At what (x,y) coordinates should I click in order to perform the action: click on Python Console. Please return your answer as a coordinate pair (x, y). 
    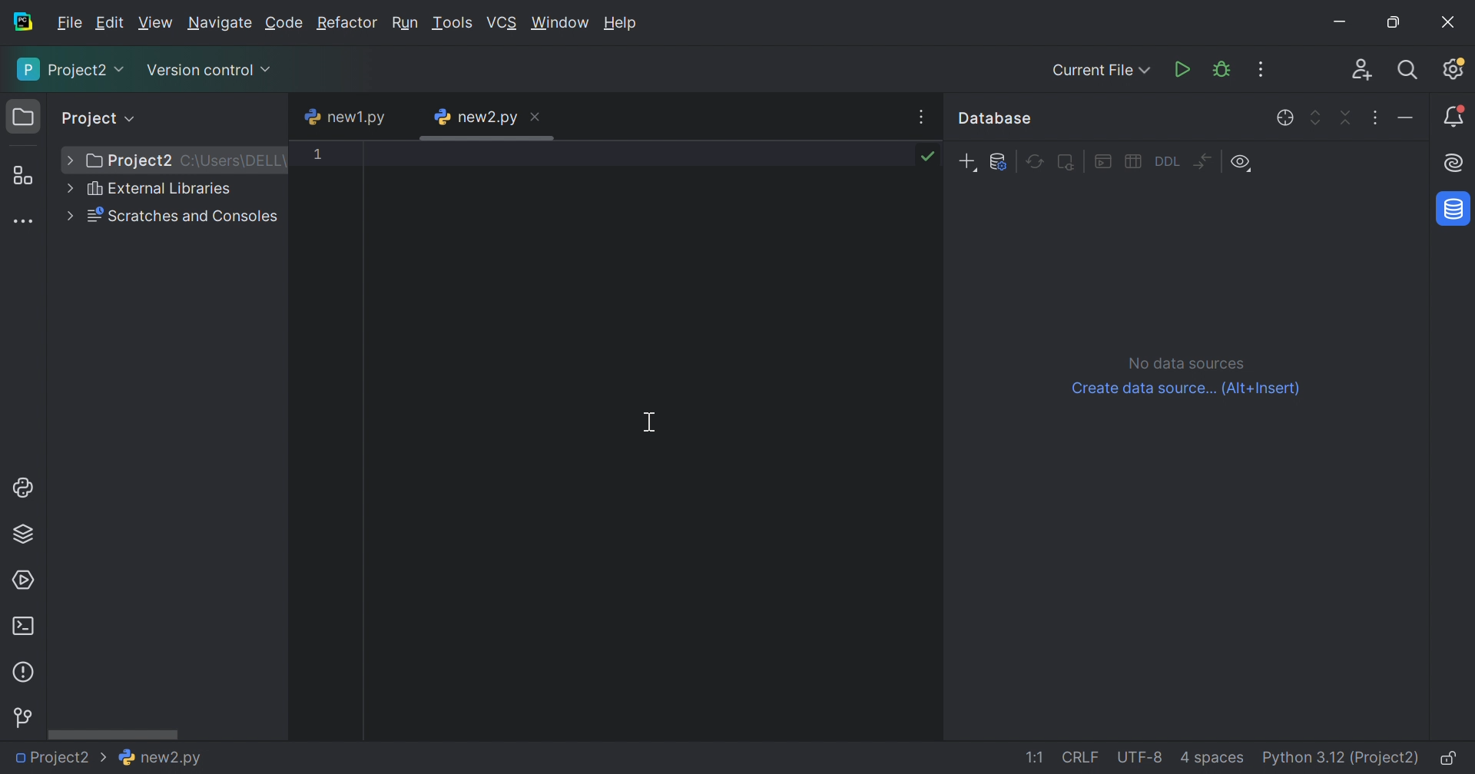
    Looking at the image, I should click on (27, 488).